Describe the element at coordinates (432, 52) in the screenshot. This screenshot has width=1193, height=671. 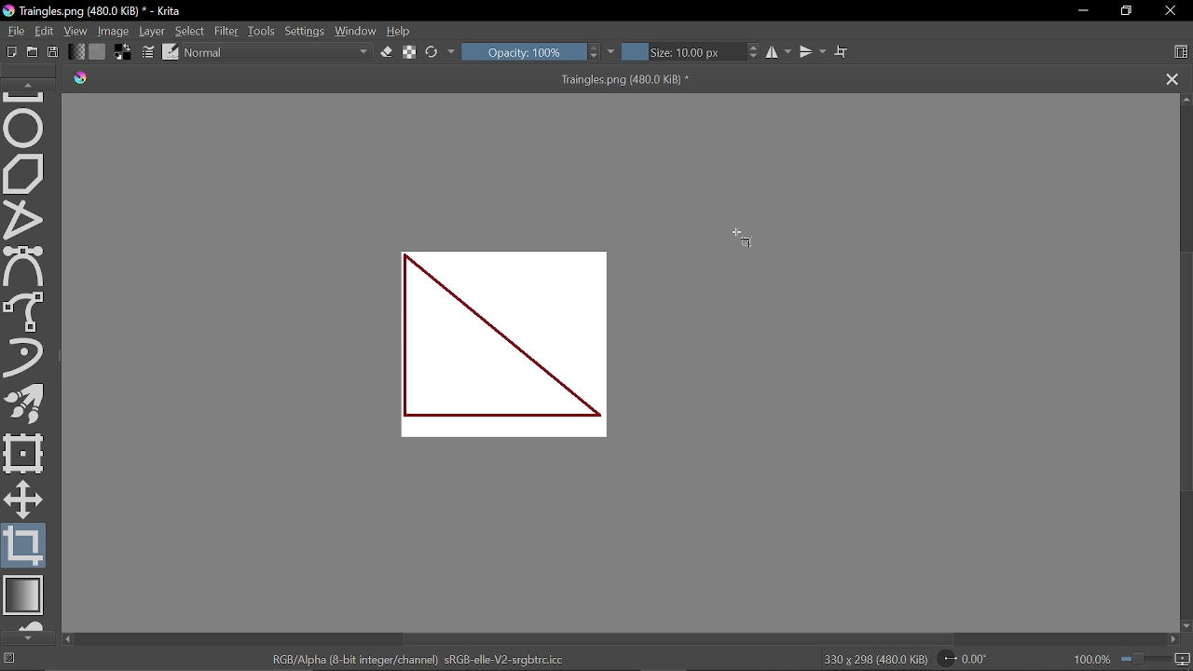
I see `Reload original preset` at that location.